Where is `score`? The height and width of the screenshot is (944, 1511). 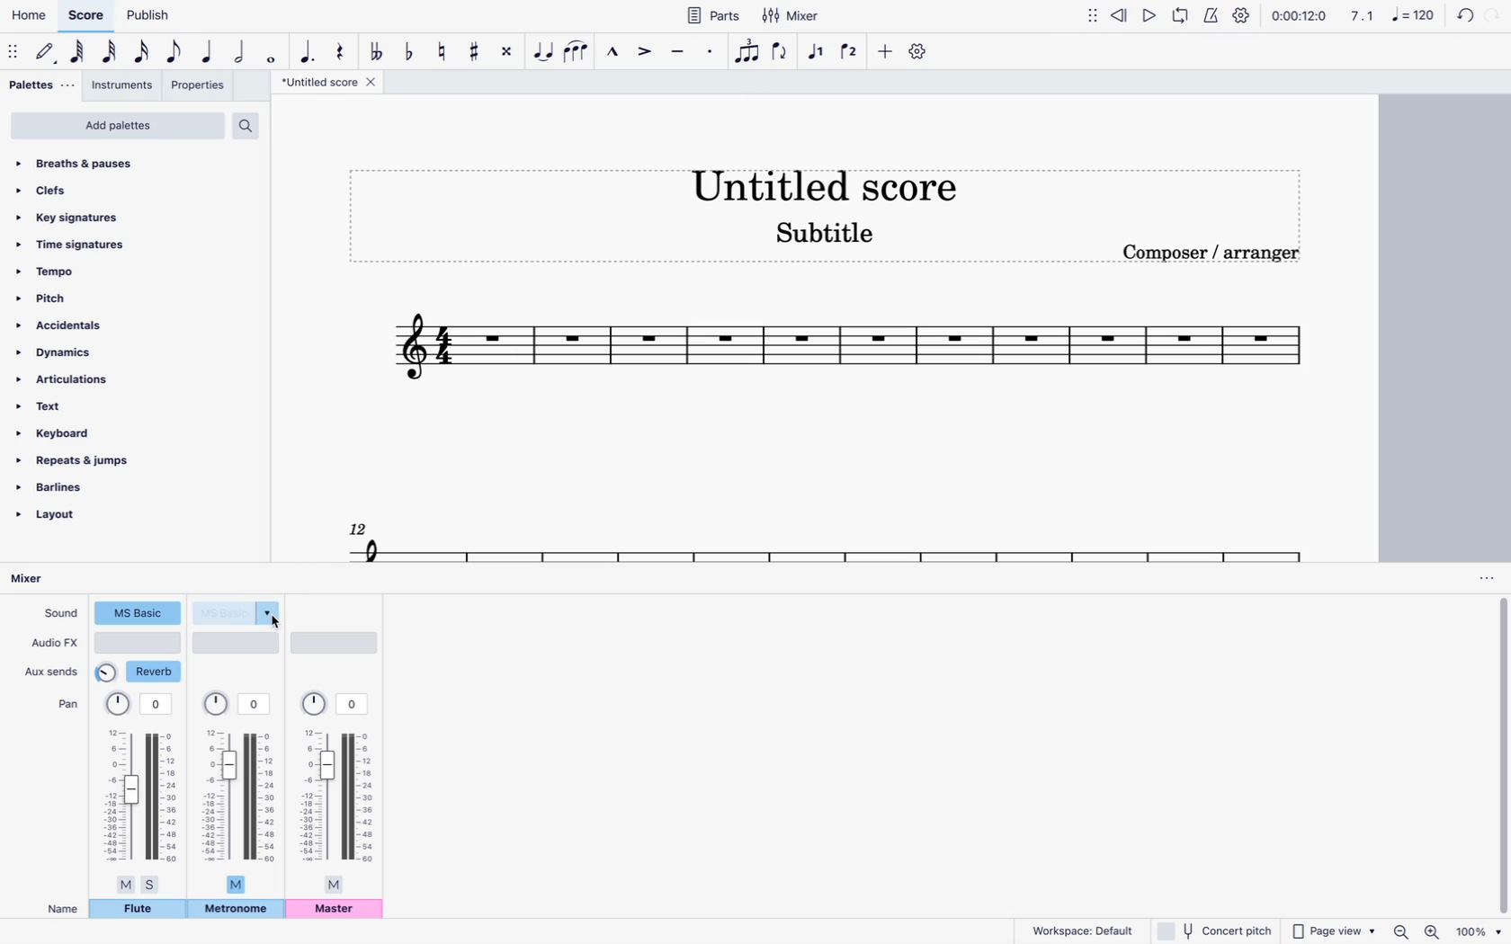 score is located at coordinates (87, 16).